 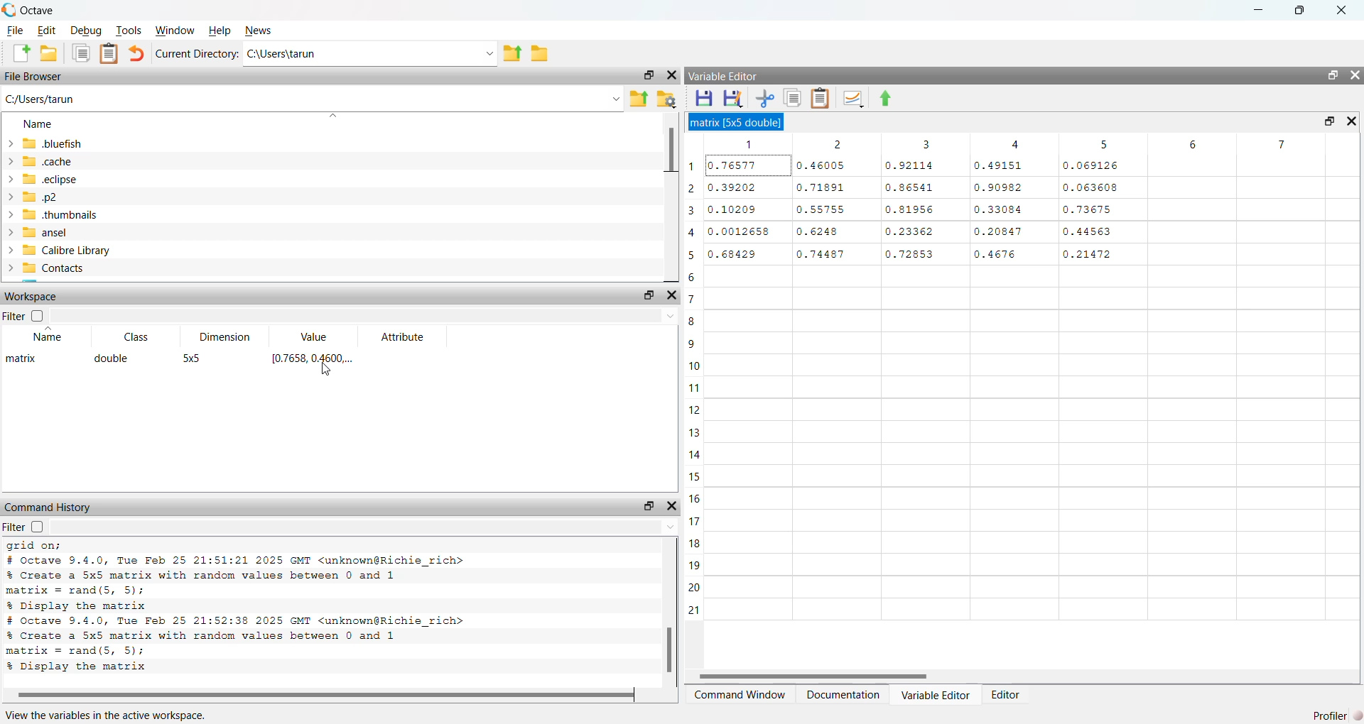 I want to click on File Browser, so click(x=38, y=77).